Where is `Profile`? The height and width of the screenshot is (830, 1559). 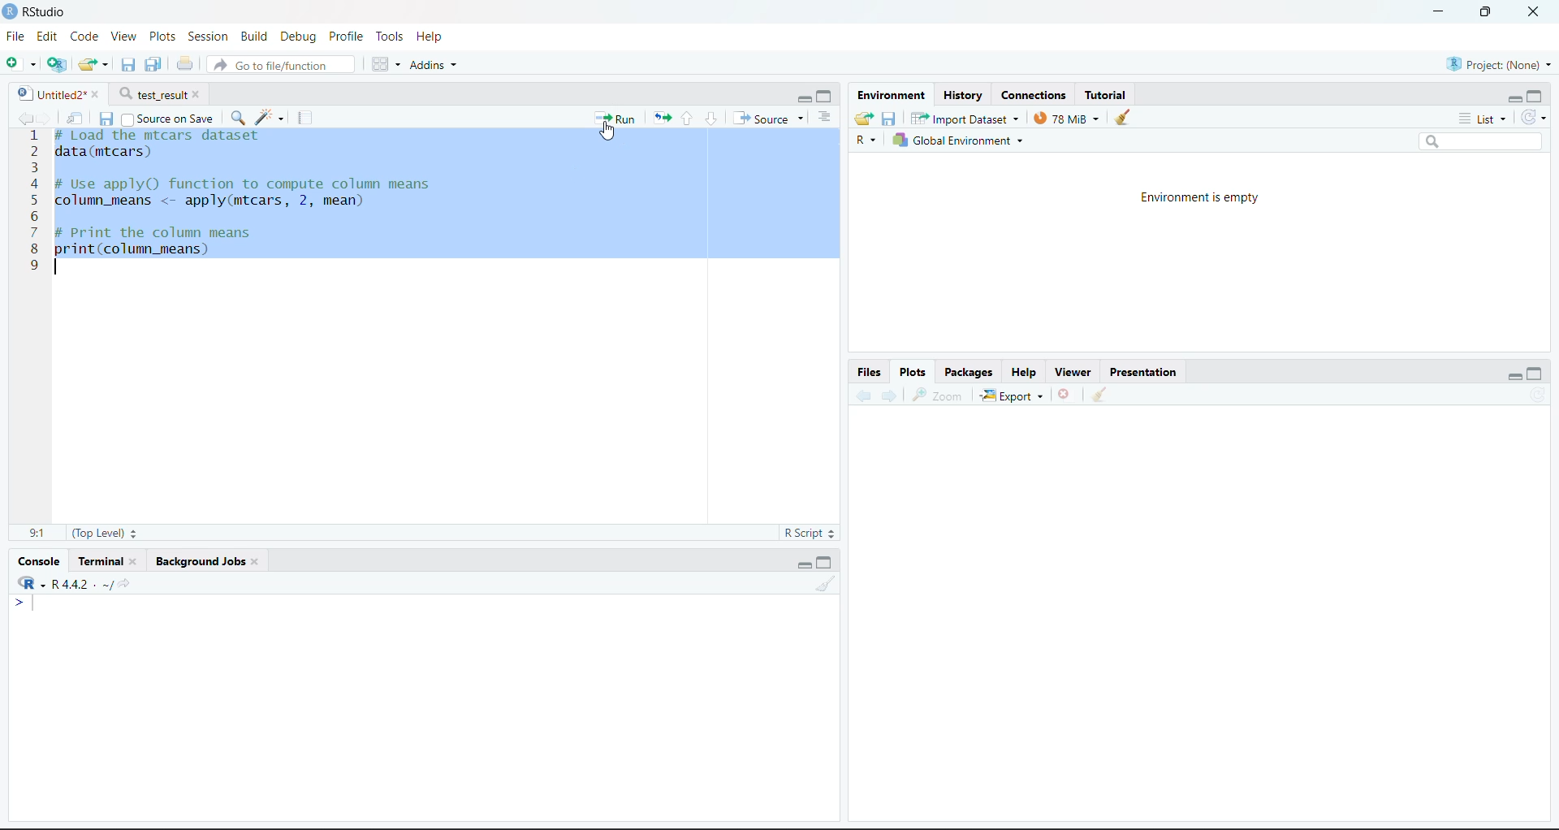
Profile is located at coordinates (348, 35).